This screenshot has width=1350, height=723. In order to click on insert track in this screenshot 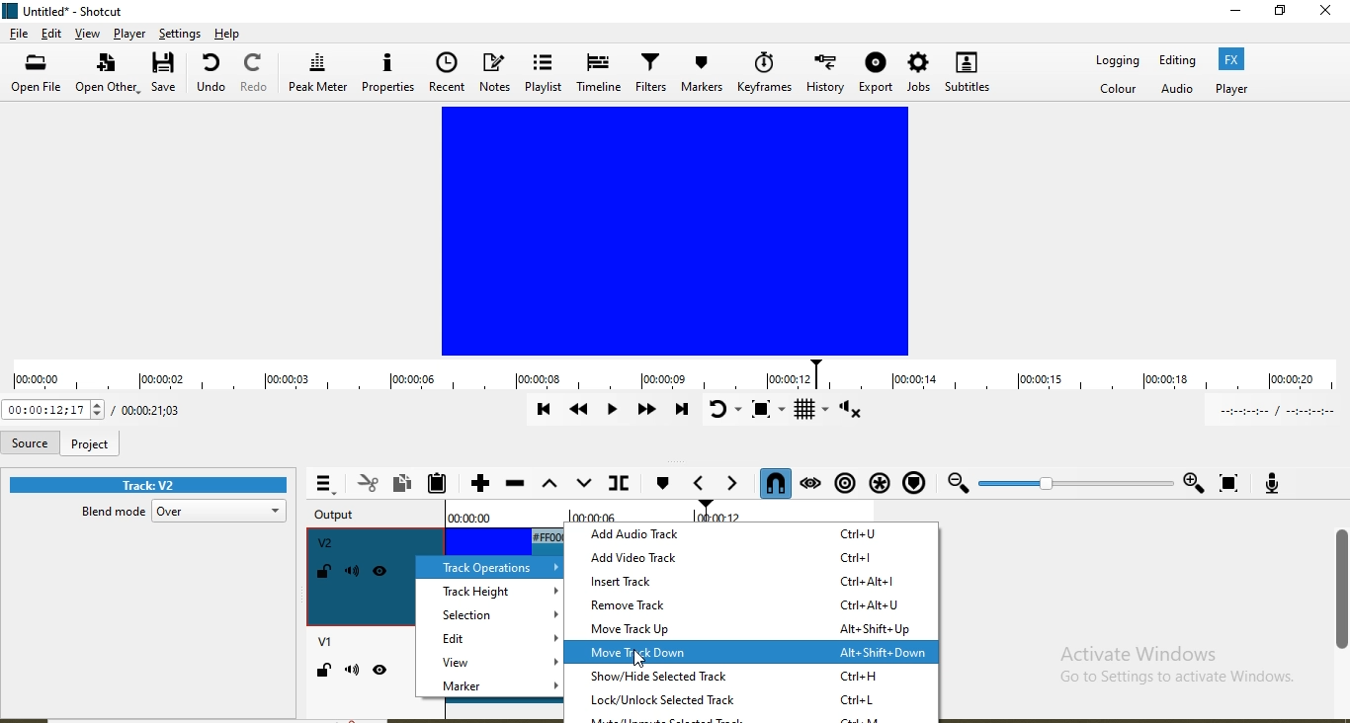, I will do `click(752, 579)`.